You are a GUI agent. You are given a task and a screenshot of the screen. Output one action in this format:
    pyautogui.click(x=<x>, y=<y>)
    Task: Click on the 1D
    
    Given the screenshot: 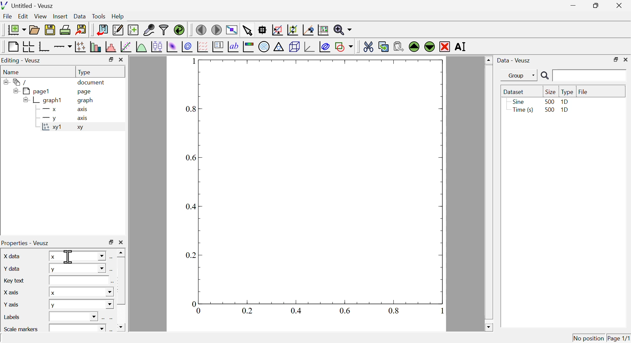 What is the action you would take?
    pyautogui.click(x=565, y=102)
    